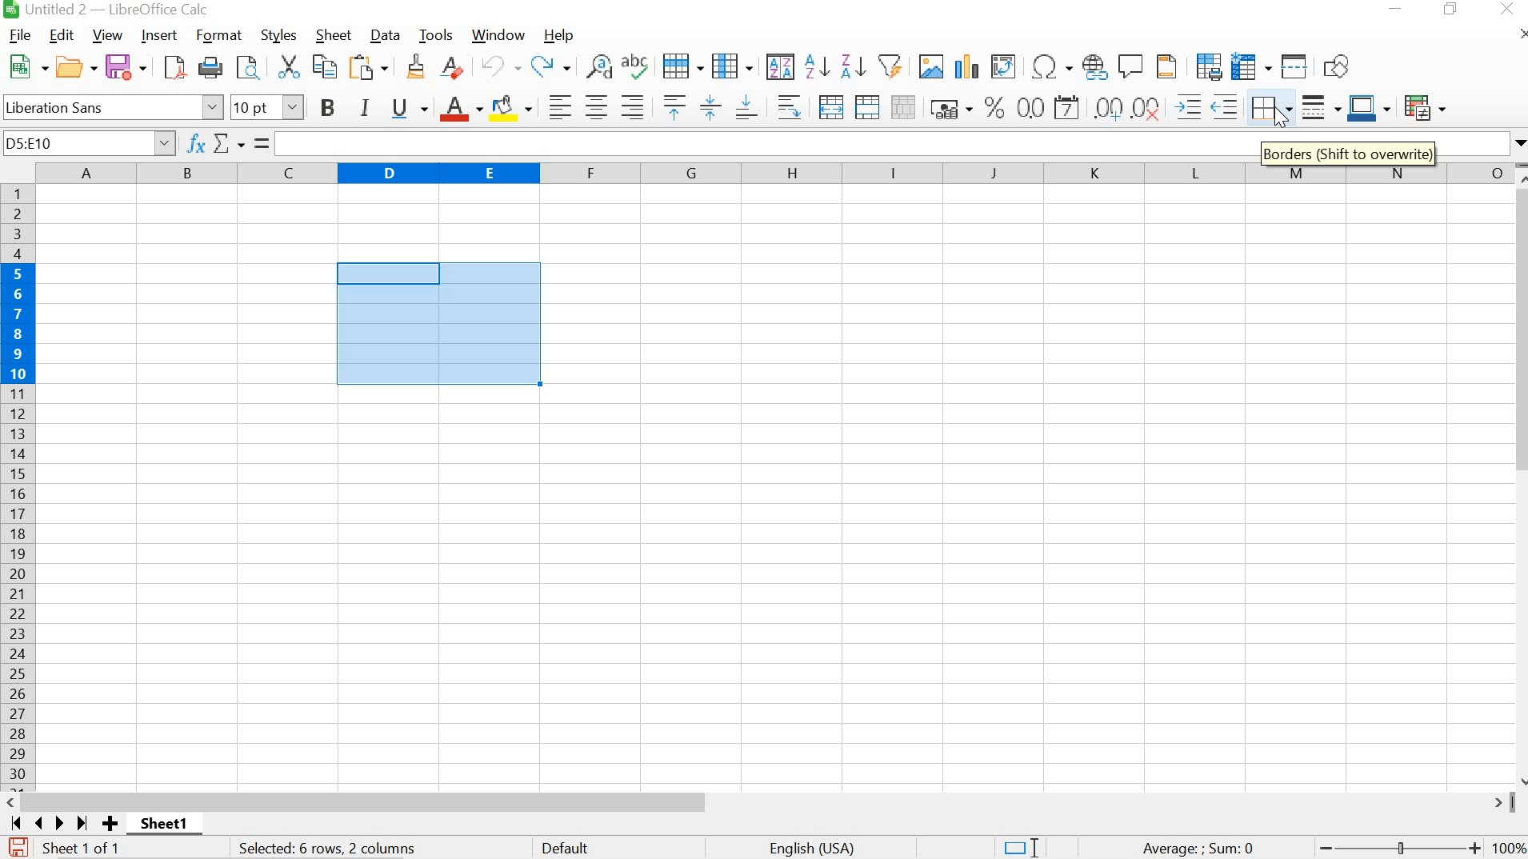  What do you see at coordinates (1253, 66) in the screenshot?
I see `freeze rows and columns` at bounding box center [1253, 66].